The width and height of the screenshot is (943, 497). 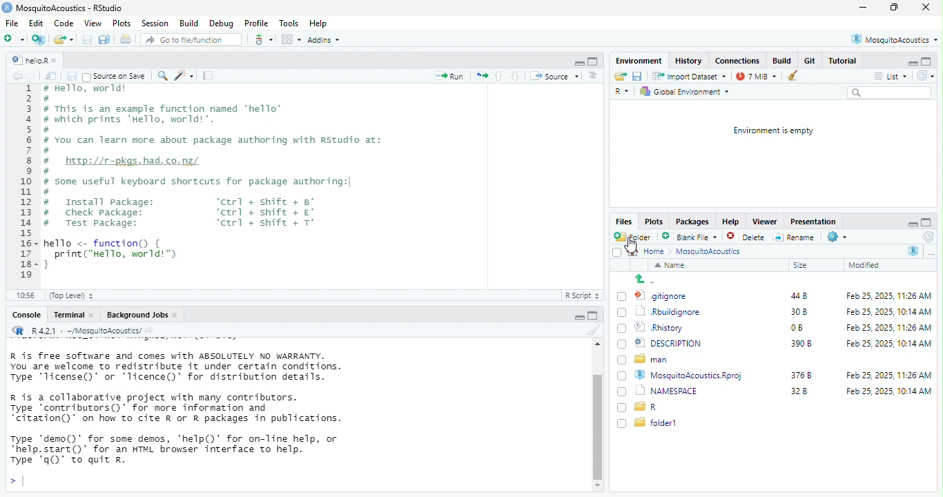 What do you see at coordinates (202, 404) in the screenshot?
I see `R is free software and comes with ABSOLUTELY NO WARRANTY.
You are welcome to redistribute it under certain conditions.
Type 'Ticense()' or 'licence()’ for distribution details.

R is a collaborative project with many contributors.

Type ‘contributors()’ for more information and

“citation()’ on how to cite R or R packages in publications.
Type ‘demo()' for some demos, ‘'help()’ for on-line help, or
“help. start()’ for an HTML browser interface to help.

Type 'q0)" to quit R.` at bounding box center [202, 404].